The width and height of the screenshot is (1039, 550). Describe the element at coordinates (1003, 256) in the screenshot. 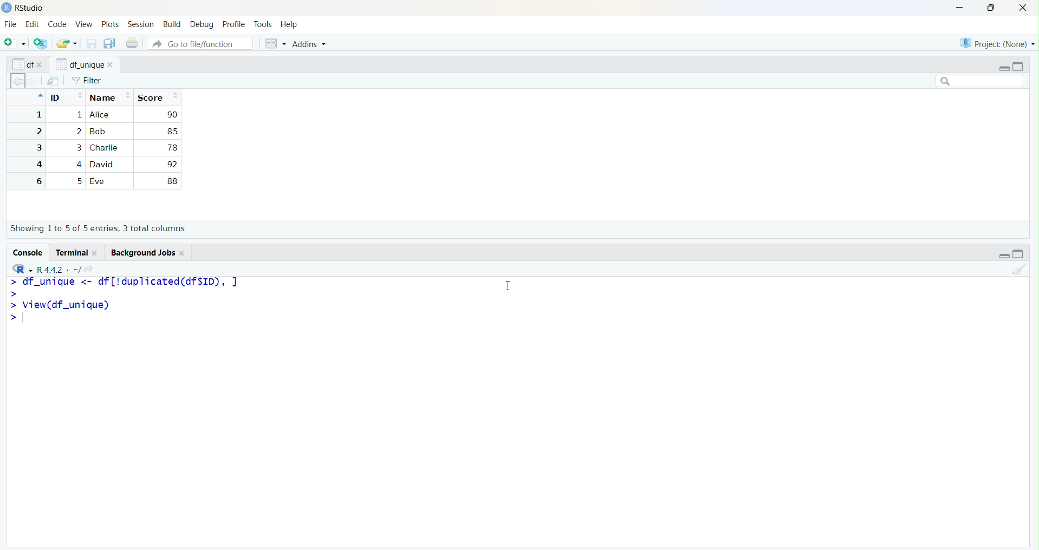

I see `minimize` at that location.